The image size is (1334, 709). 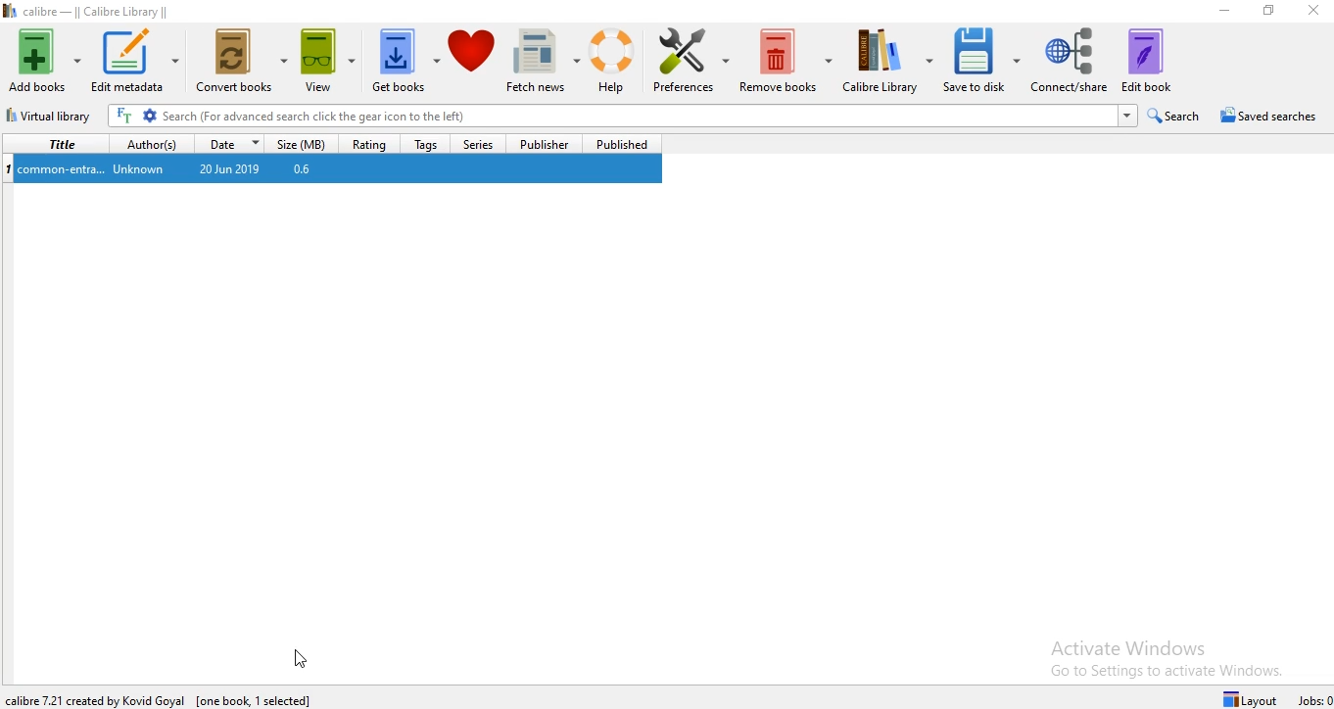 What do you see at coordinates (1268, 11) in the screenshot?
I see `Restore` at bounding box center [1268, 11].